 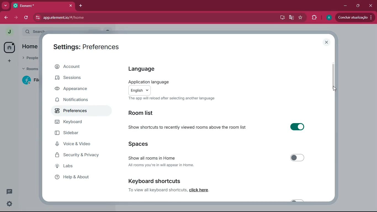 What do you see at coordinates (222, 127) in the screenshot?
I see `show shortcuts` at bounding box center [222, 127].